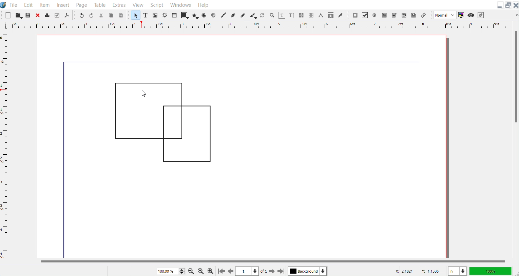 Image resolution: width=519 pixels, height=276 pixels. What do you see at coordinates (231, 271) in the screenshot?
I see `Go to previous Page` at bounding box center [231, 271].